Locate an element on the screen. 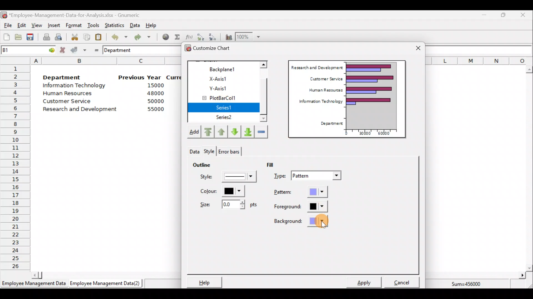 The image size is (533, 299). Maximize is located at coordinates (503, 15).